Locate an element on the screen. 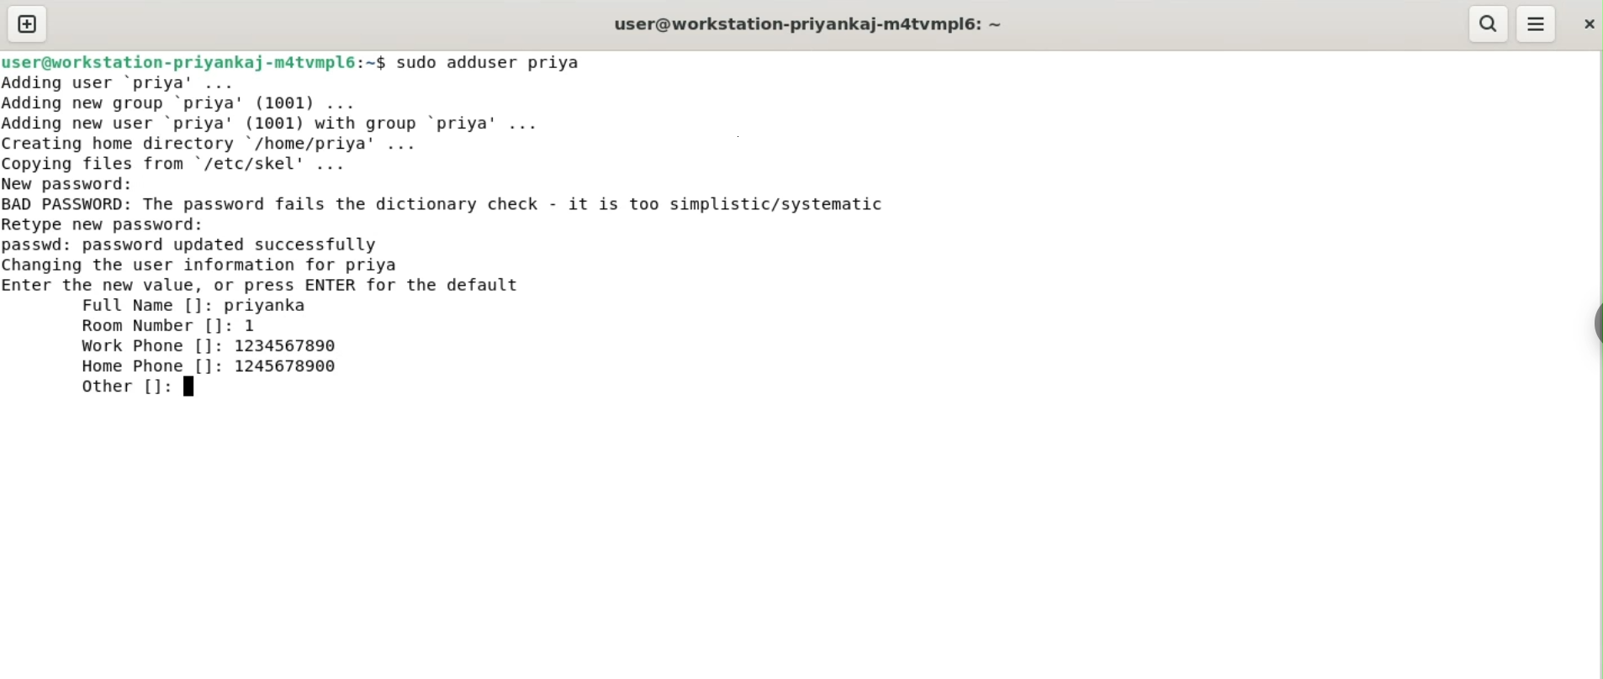  other []: is located at coordinates (137, 388).